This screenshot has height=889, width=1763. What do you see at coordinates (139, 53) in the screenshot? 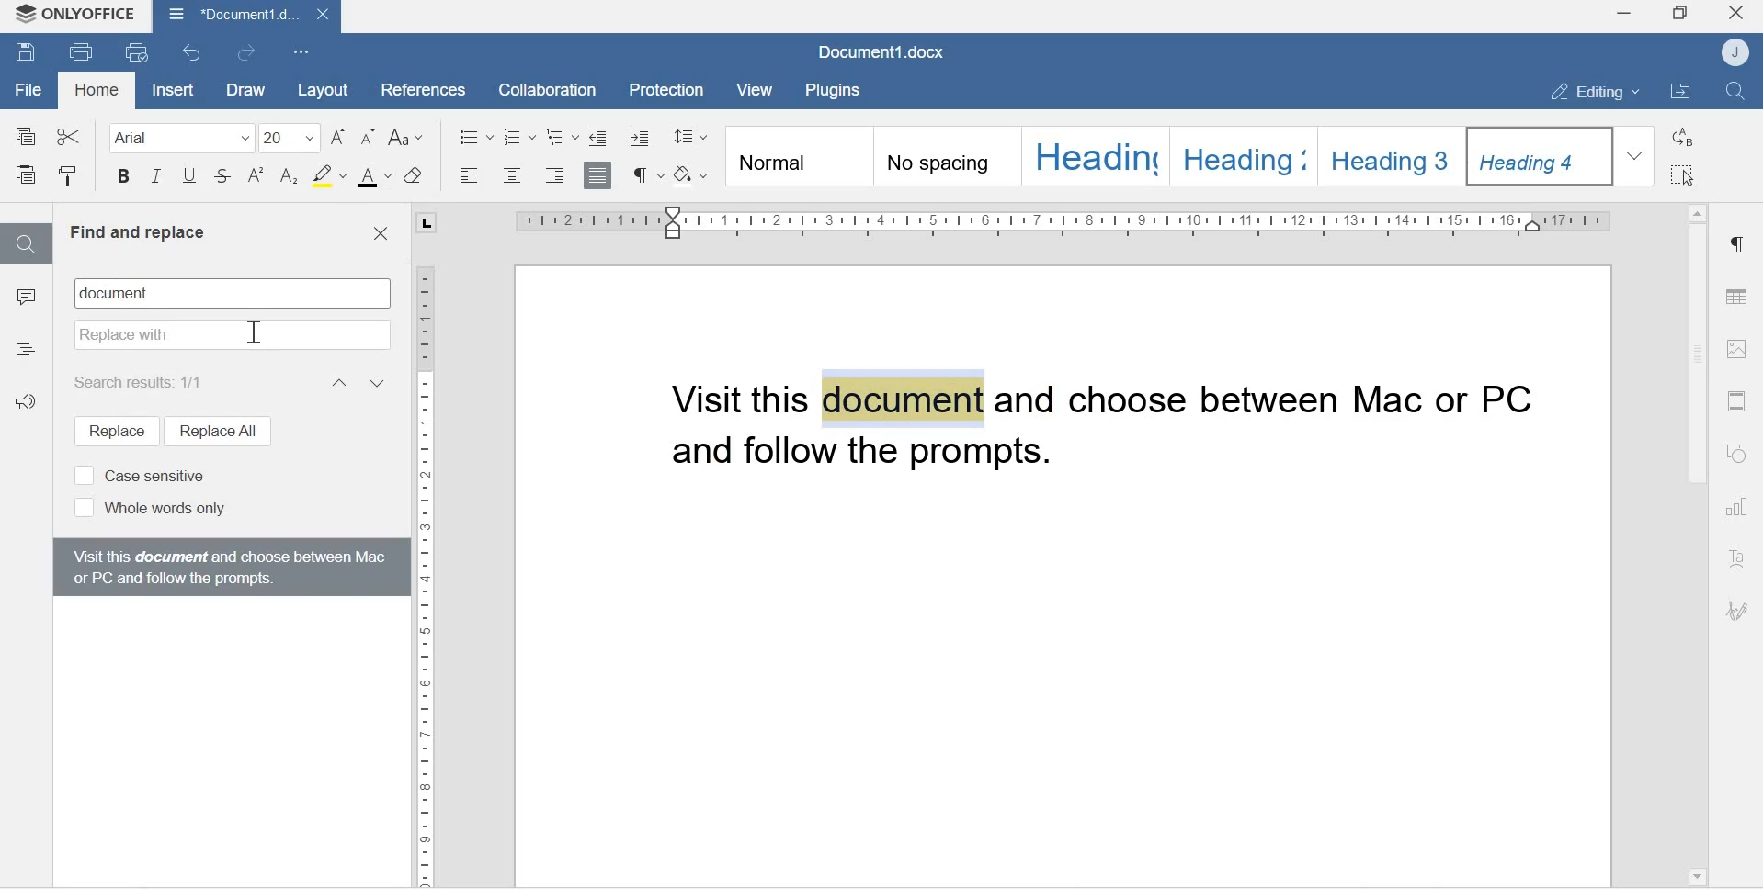
I see `Quick print` at bounding box center [139, 53].